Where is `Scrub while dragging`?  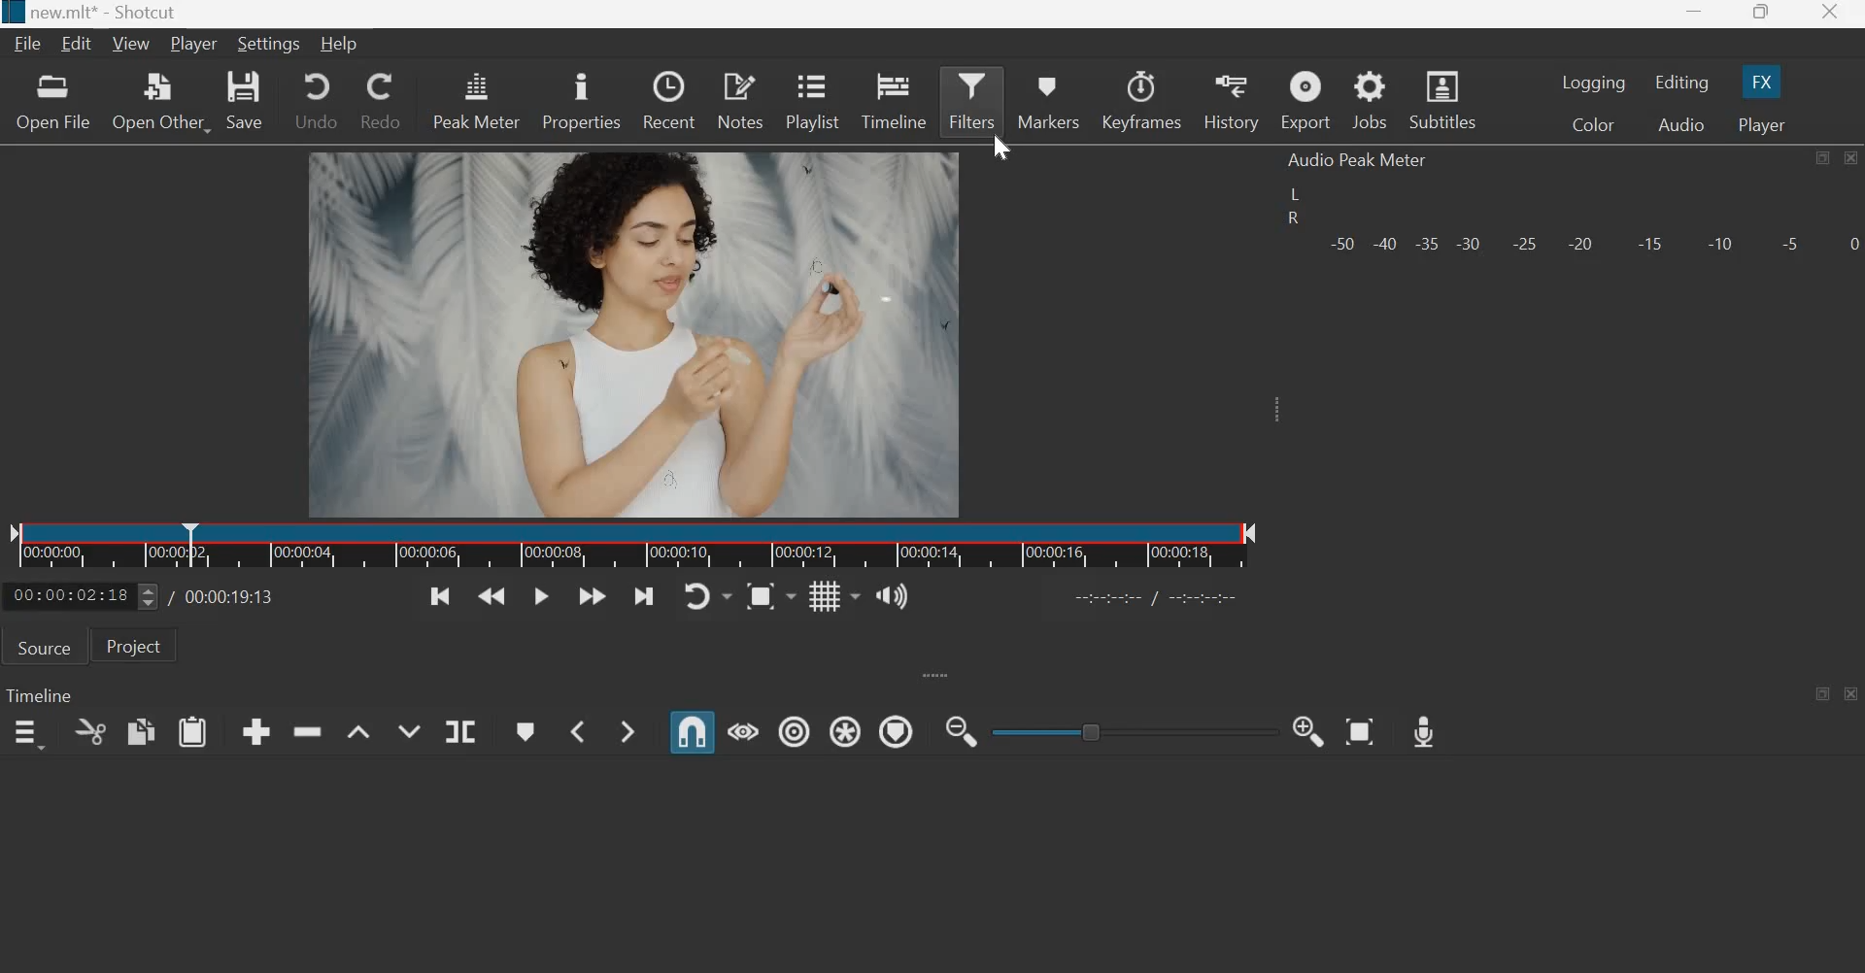 Scrub while dragging is located at coordinates (743, 730).